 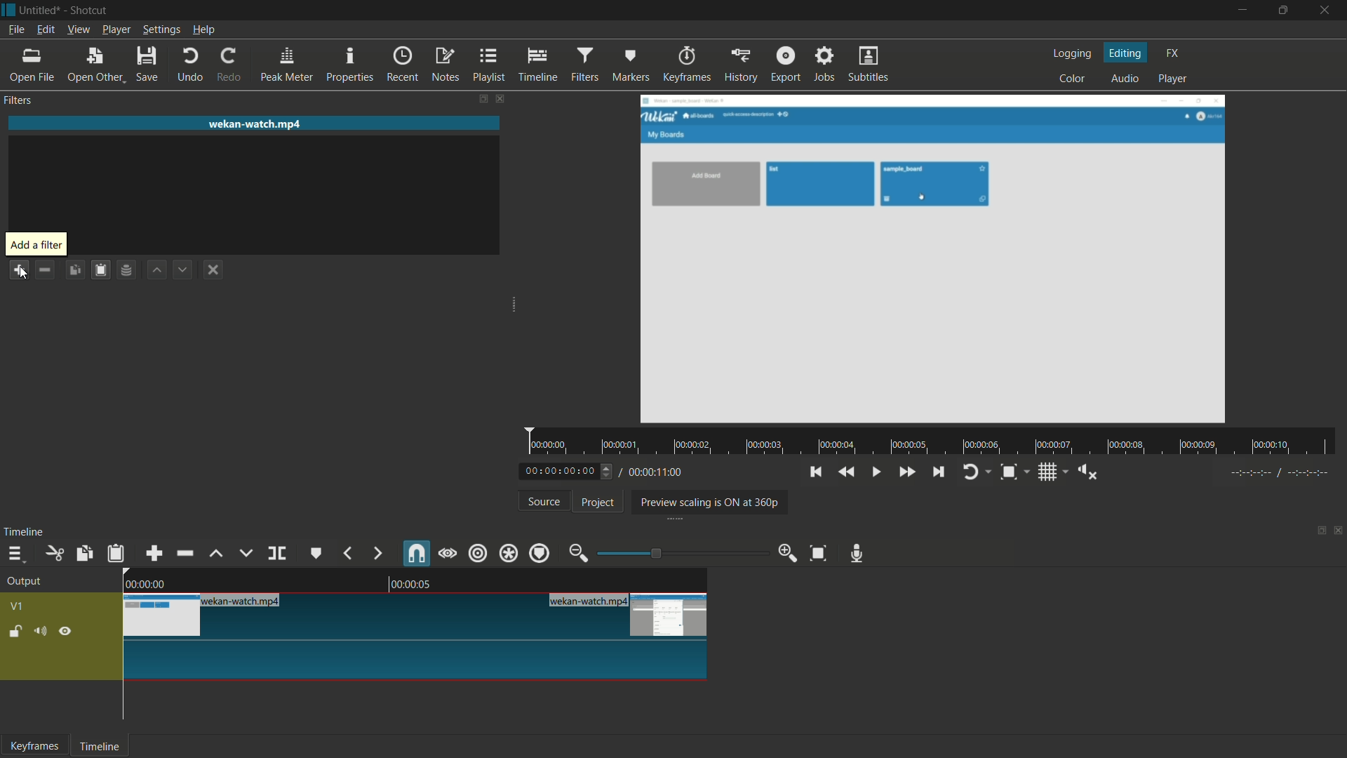 I want to click on quickly play forward, so click(x=906, y=472).